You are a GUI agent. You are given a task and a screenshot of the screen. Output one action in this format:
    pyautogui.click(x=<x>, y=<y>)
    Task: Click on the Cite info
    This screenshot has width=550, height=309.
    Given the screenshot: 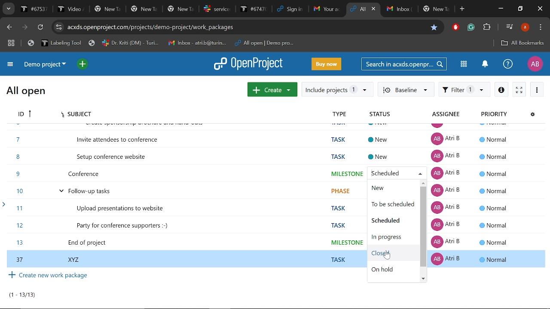 What is the action you would take?
    pyautogui.click(x=60, y=27)
    